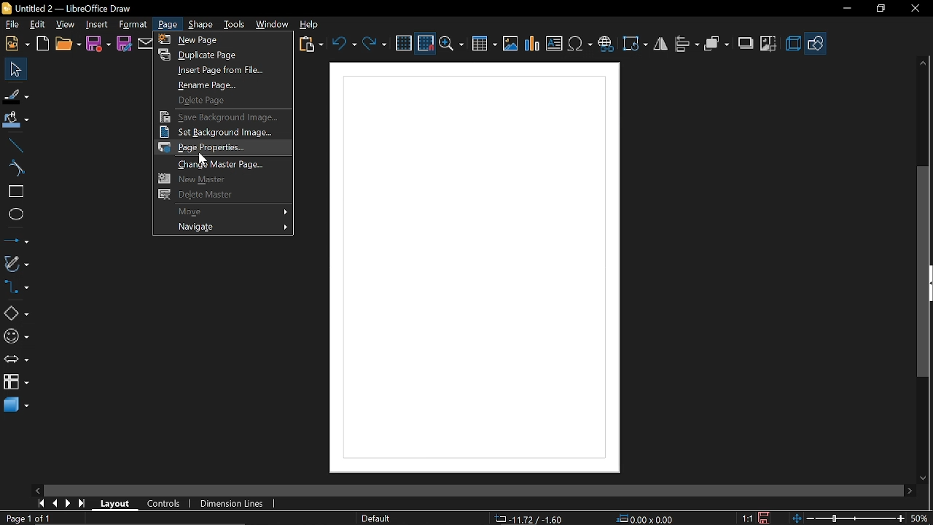  What do you see at coordinates (793, 44) in the screenshot?
I see `3d effects` at bounding box center [793, 44].